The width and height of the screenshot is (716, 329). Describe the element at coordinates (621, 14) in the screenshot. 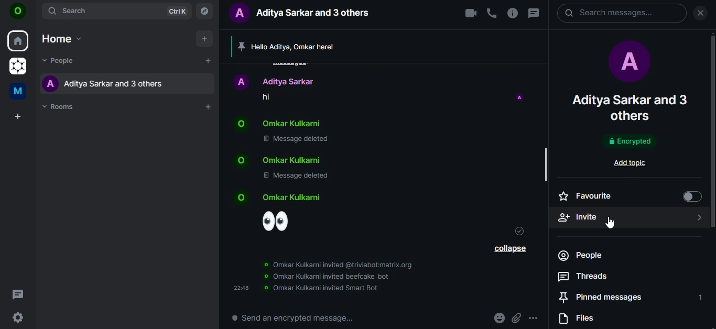

I see `search messages` at that location.